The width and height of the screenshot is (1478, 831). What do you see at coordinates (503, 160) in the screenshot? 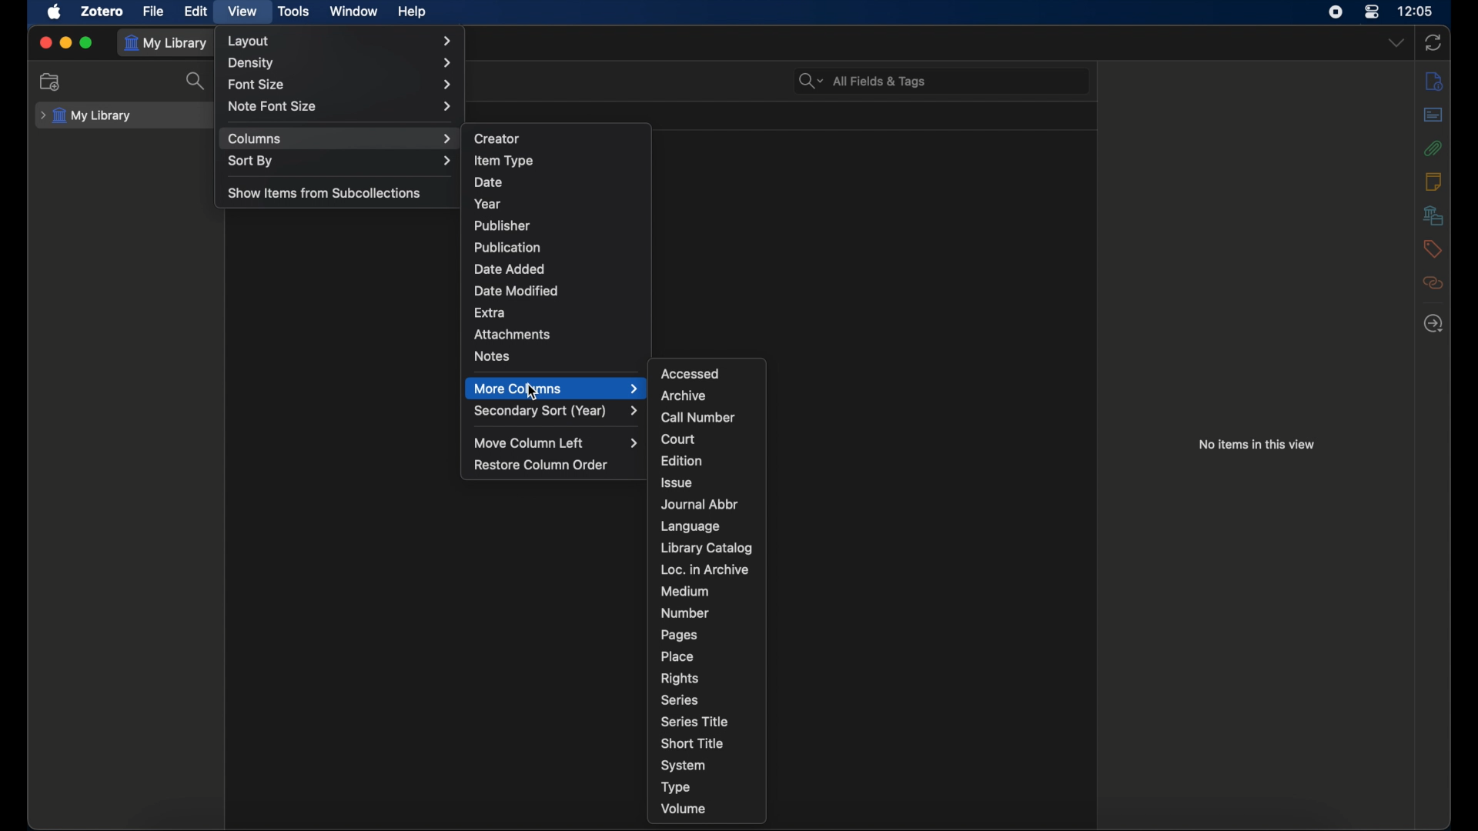
I see `item type` at bounding box center [503, 160].